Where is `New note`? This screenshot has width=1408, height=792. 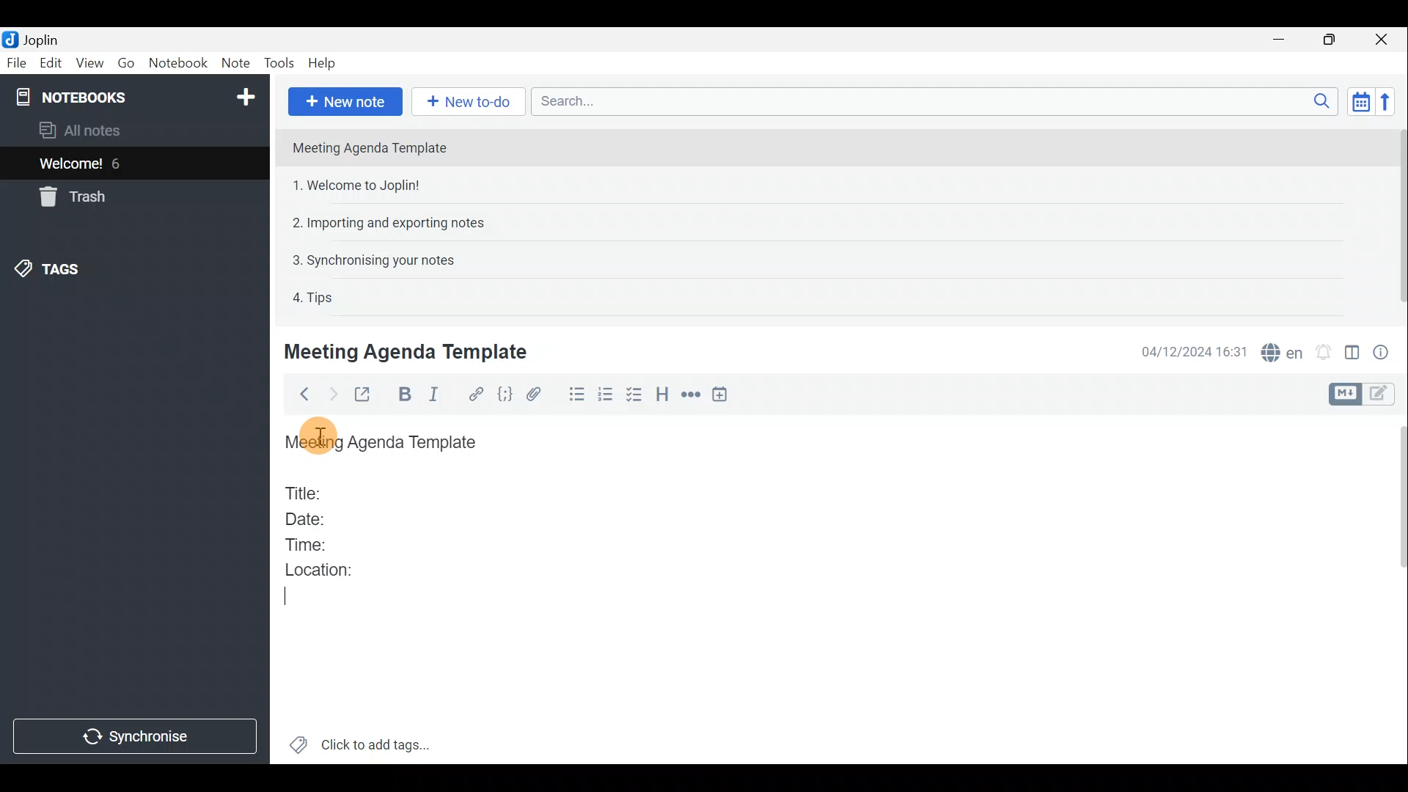 New note is located at coordinates (345, 102).